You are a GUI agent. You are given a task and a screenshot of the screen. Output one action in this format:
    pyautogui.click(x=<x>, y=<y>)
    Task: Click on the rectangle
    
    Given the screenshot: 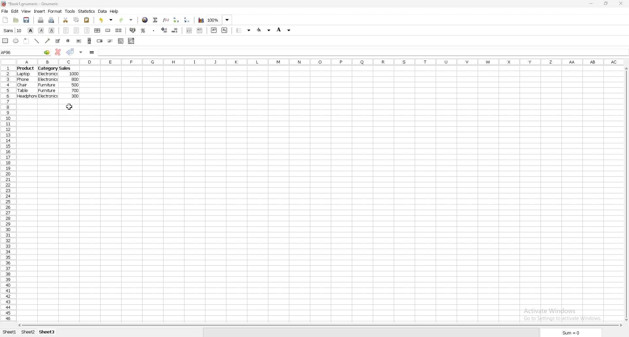 What is the action you would take?
    pyautogui.click(x=6, y=41)
    